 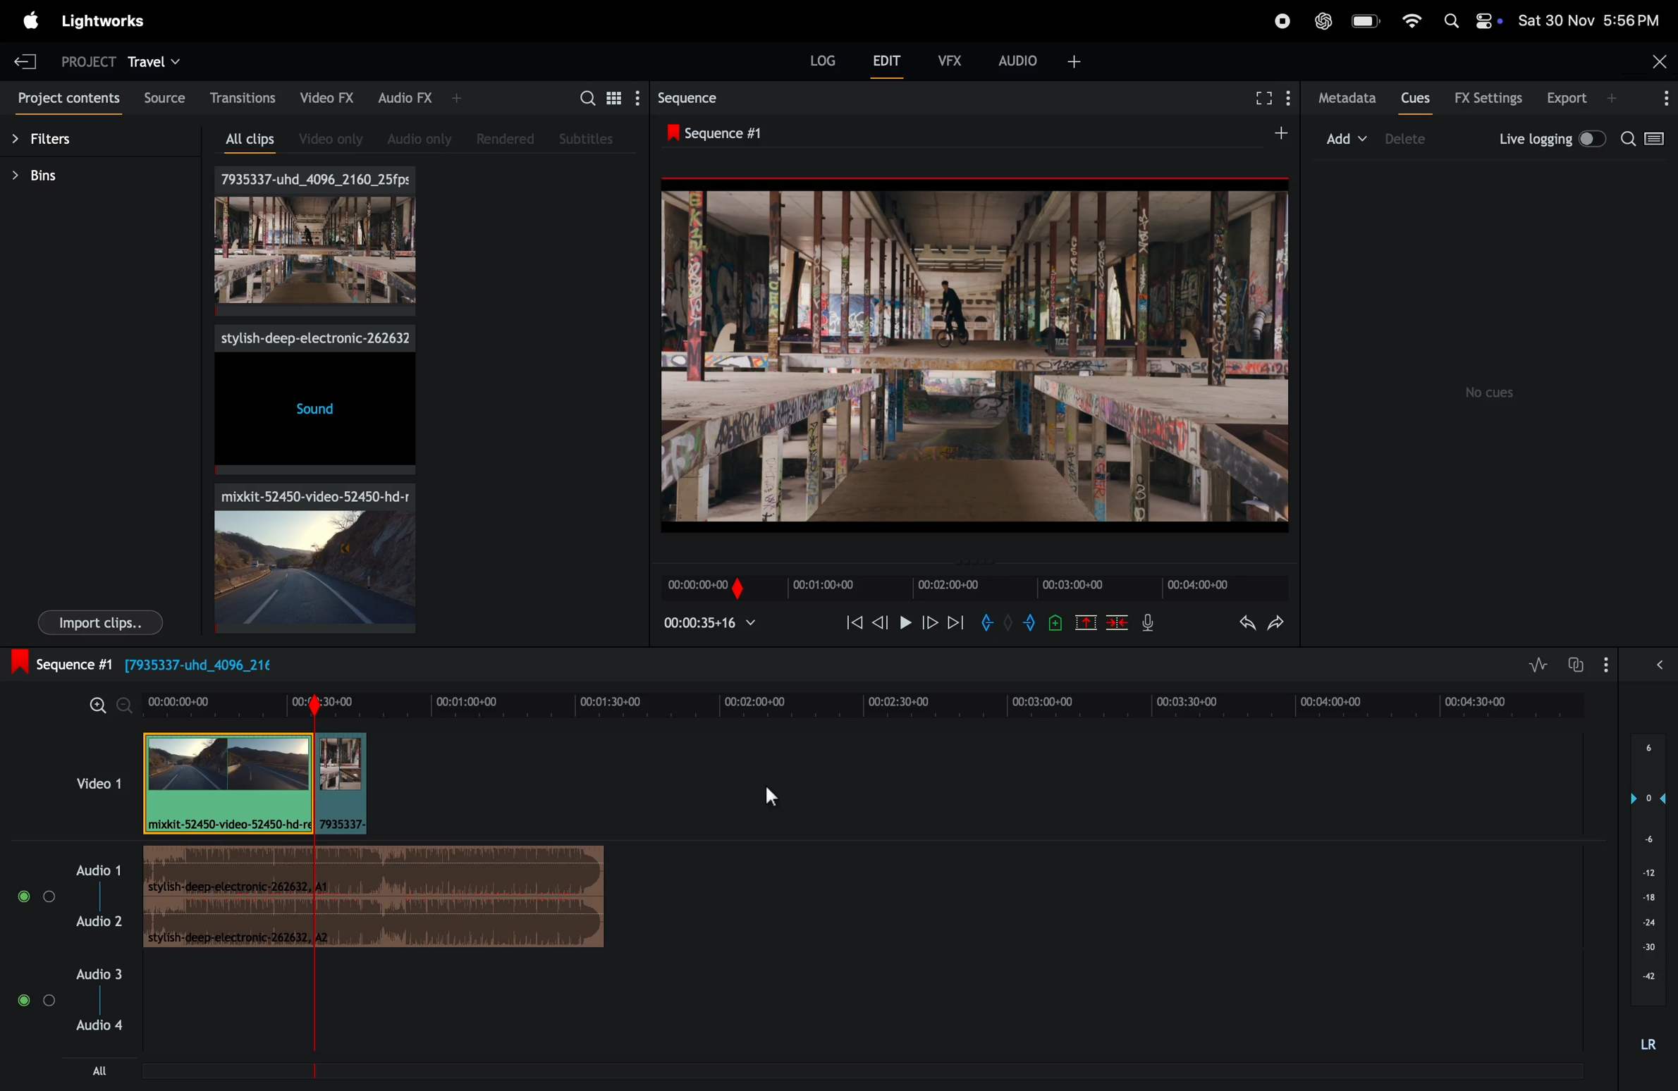 What do you see at coordinates (55, 142) in the screenshot?
I see `filters` at bounding box center [55, 142].